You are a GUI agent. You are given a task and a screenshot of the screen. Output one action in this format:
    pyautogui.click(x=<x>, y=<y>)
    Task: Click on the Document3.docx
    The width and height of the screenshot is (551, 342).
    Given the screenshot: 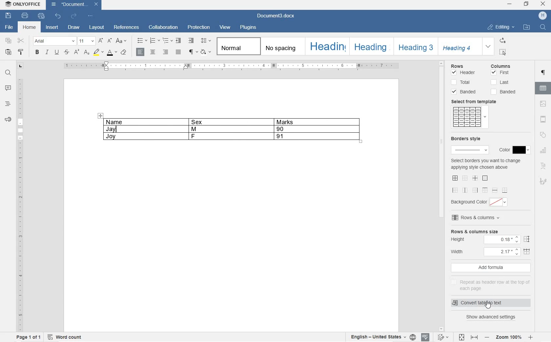 What is the action you would take?
    pyautogui.click(x=278, y=15)
    